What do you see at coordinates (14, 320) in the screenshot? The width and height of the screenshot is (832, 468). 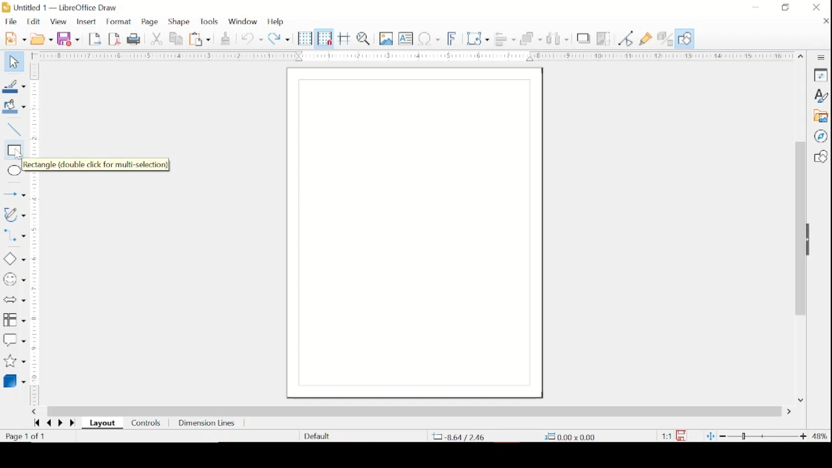 I see `flowchart` at bounding box center [14, 320].